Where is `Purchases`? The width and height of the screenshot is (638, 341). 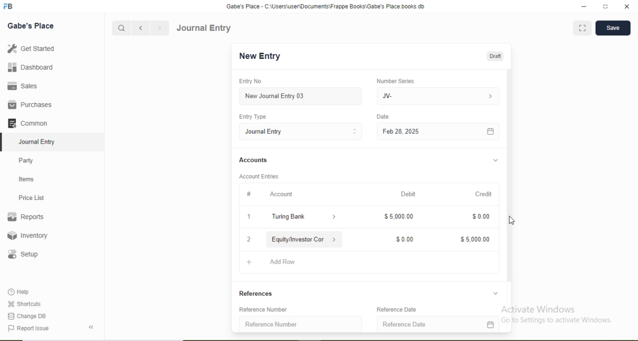
Purchases is located at coordinates (29, 105).